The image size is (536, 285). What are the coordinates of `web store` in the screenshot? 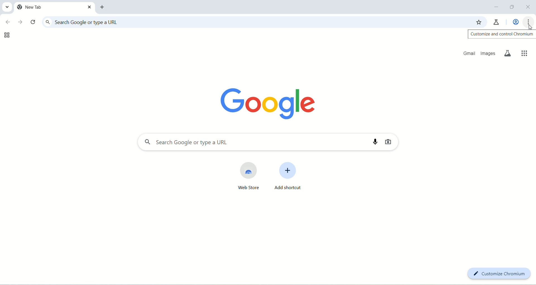 It's located at (246, 178).